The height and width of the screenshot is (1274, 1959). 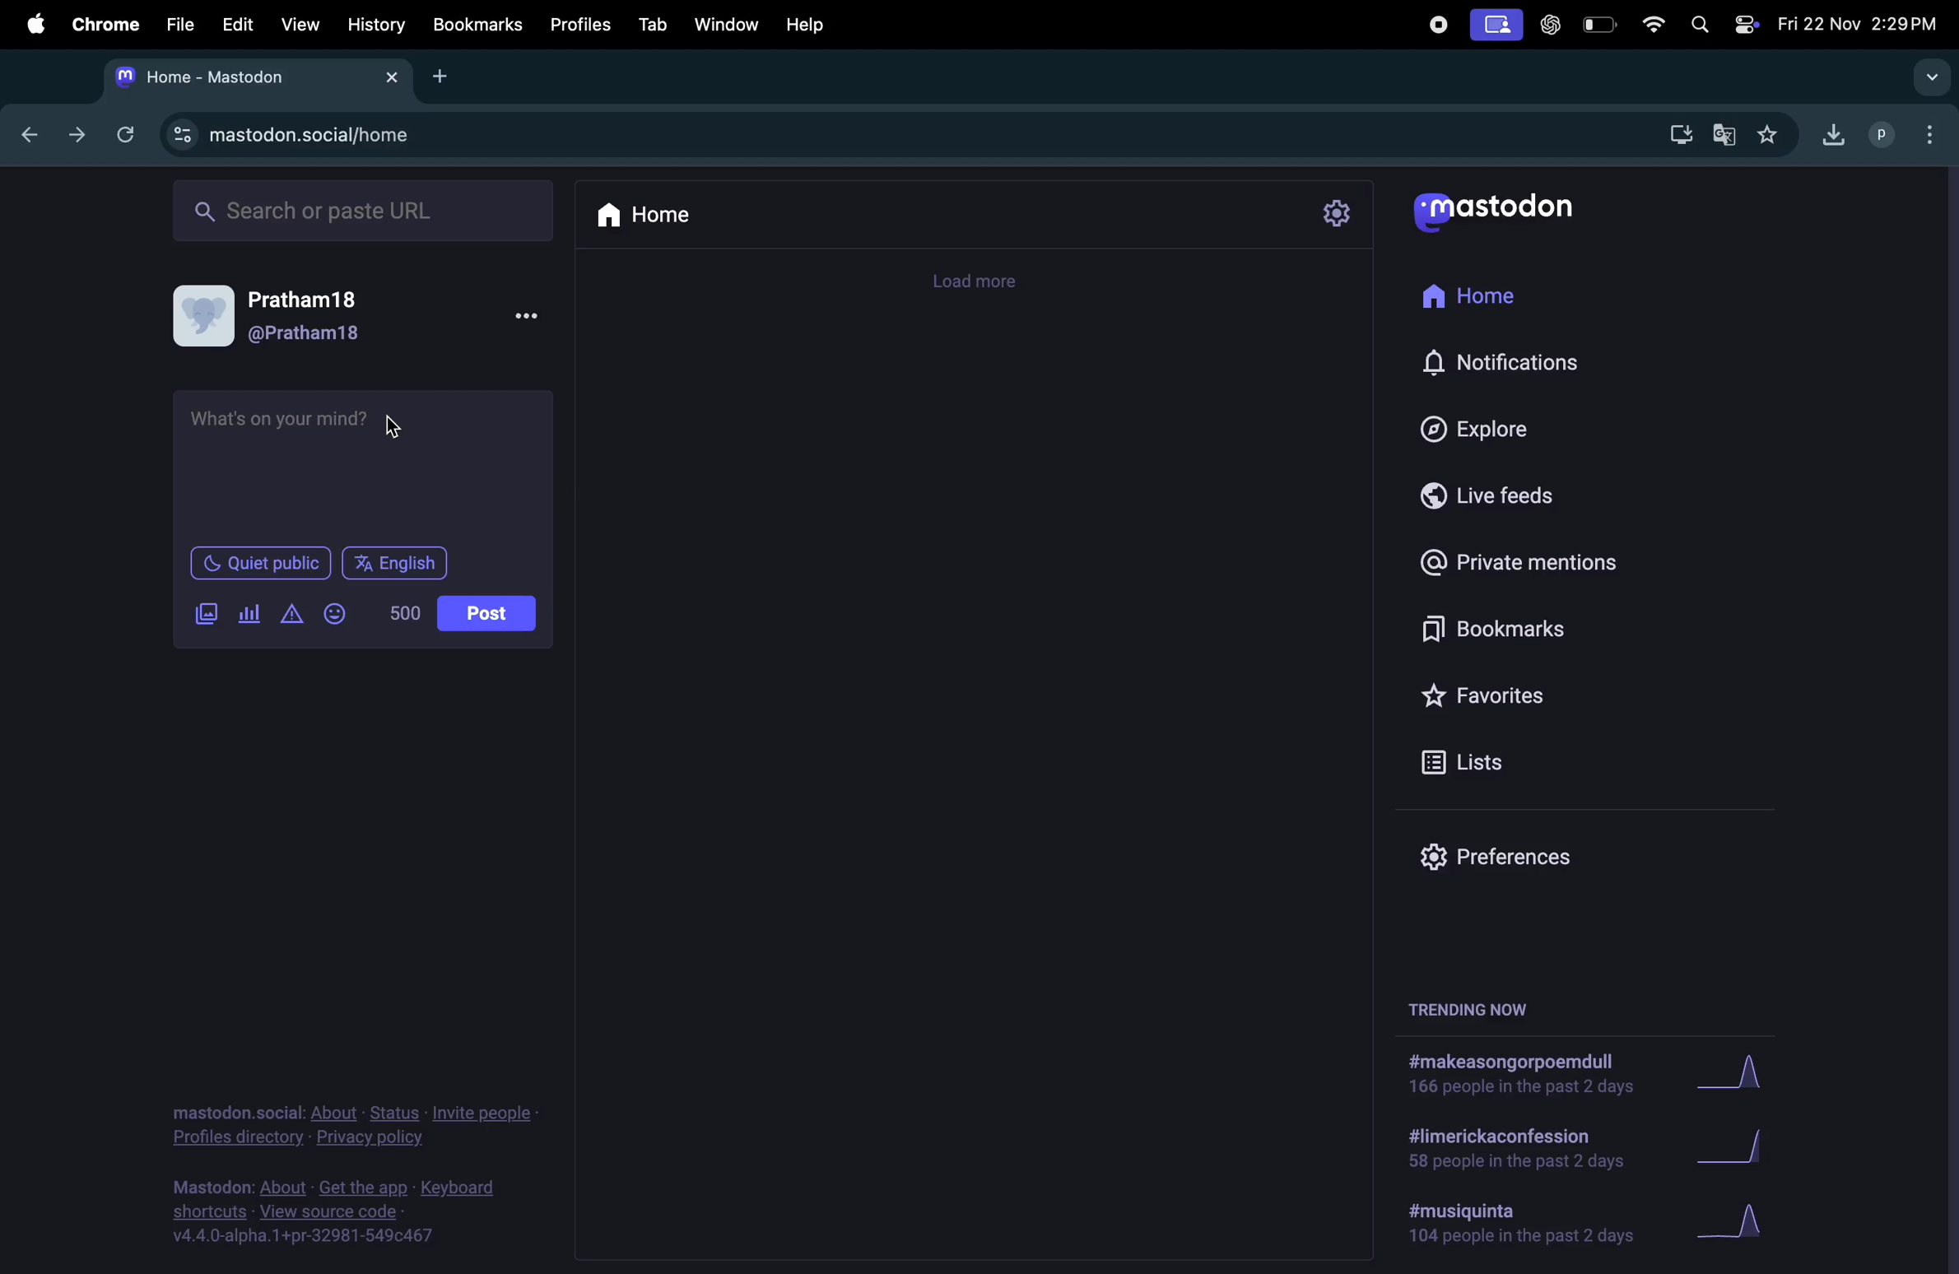 What do you see at coordinates (351, 136) in the screenshot?
I see `search url` at bounding box center [351, 136].